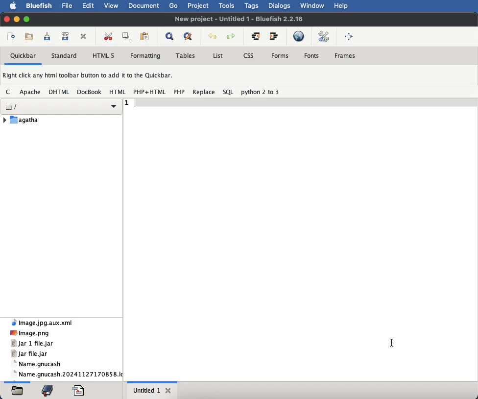 This screenshot has width=478, height=399. I want to click on unindent, so click(256, 36).